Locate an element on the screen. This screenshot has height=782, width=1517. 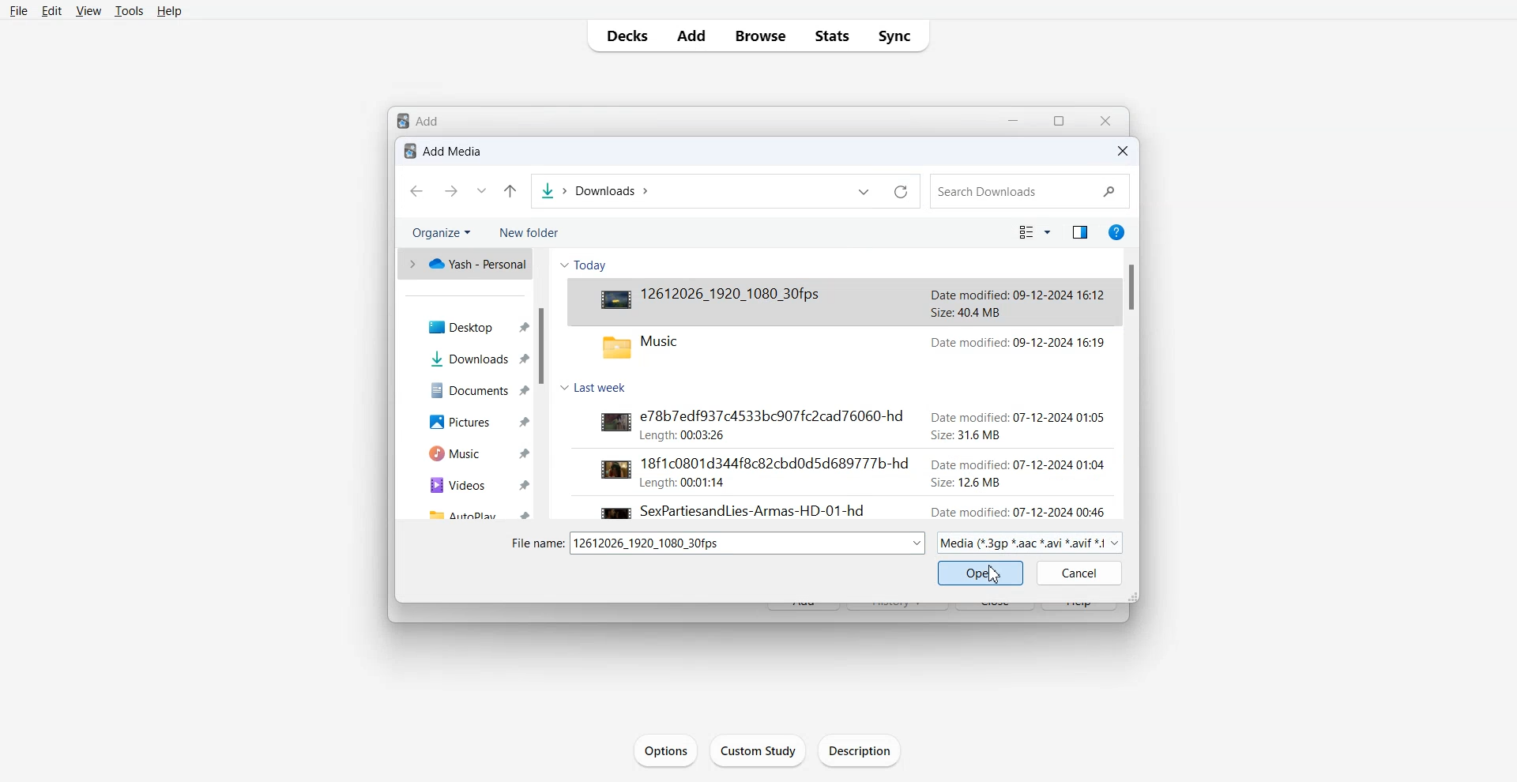
Stats is located at coordinates (830, 36).